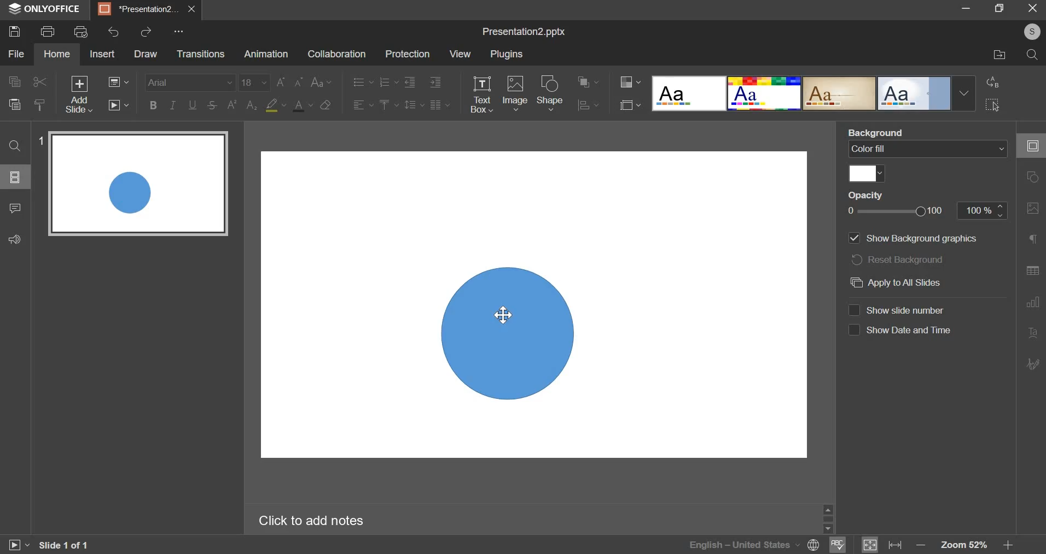 The image size is (1046, 554). Describe the element at coordinates (321, 82) in the screenshot. I see `change case` at that location.